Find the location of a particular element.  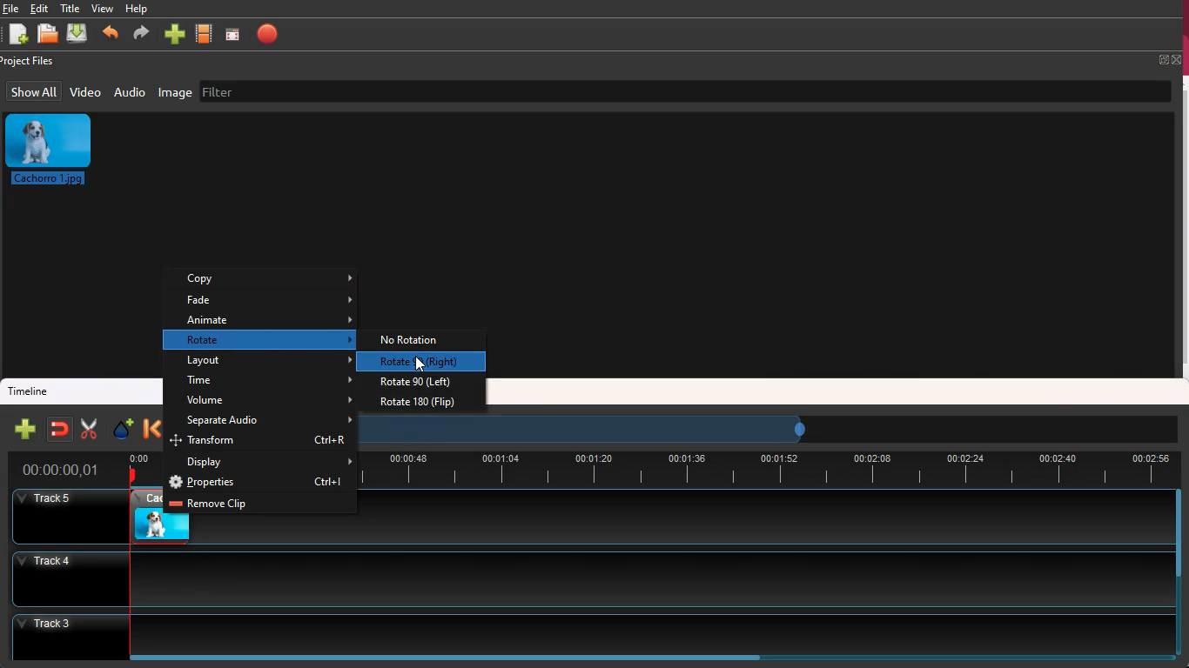

rotate 90 is located at coordinates (424, 383).